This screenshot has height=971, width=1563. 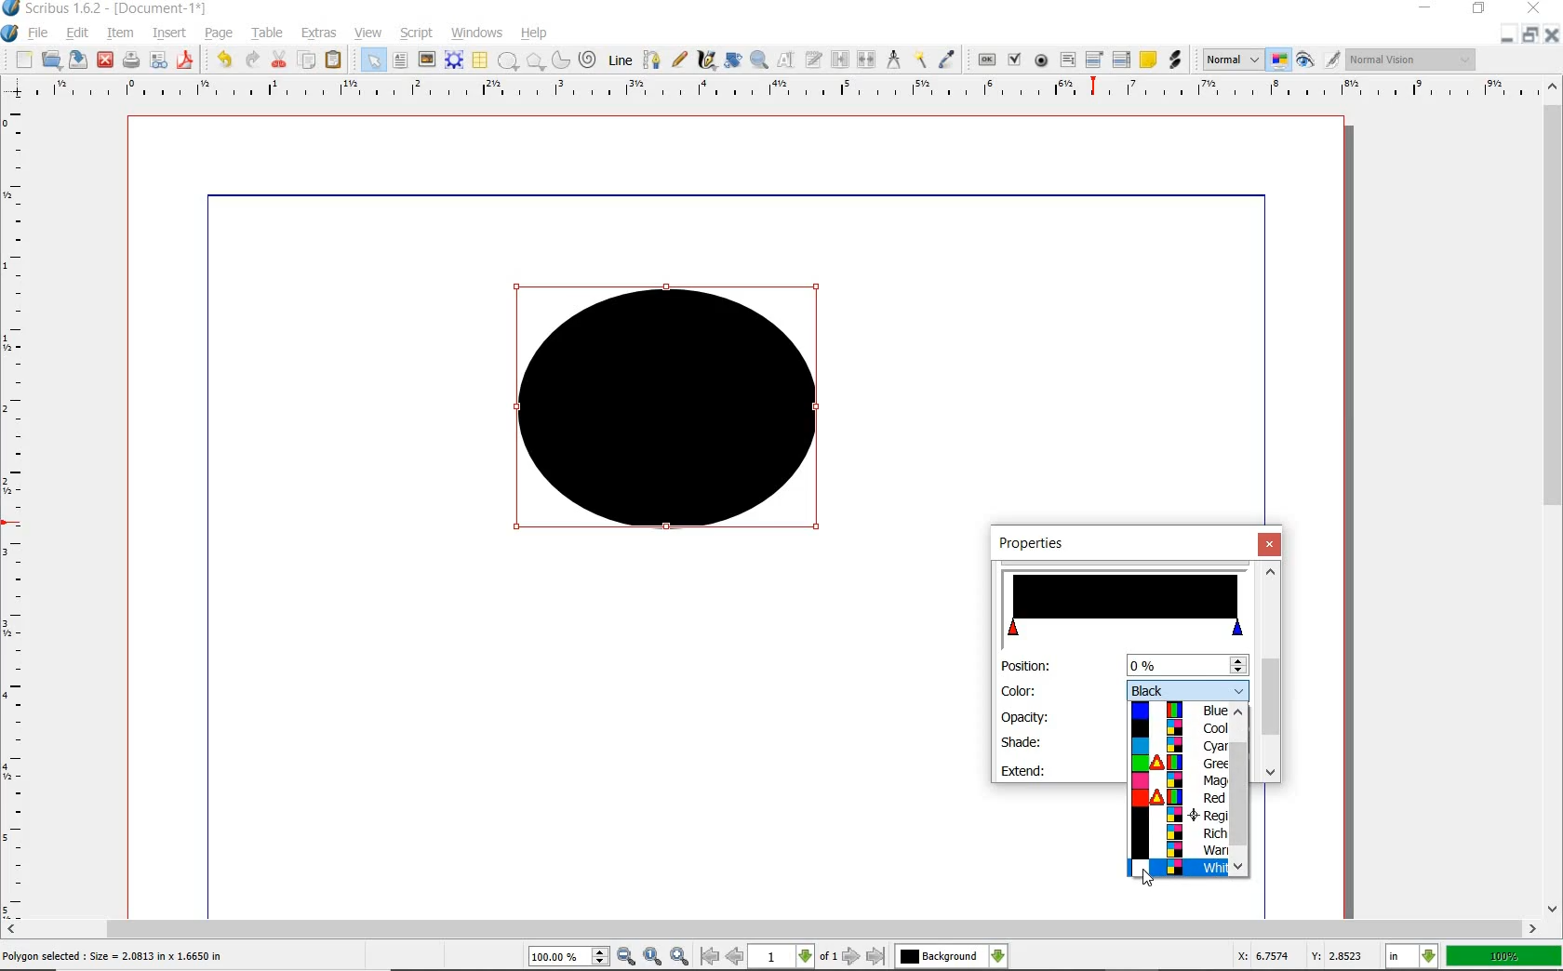 I want to click on TABLE, so click(x=479, y=60).